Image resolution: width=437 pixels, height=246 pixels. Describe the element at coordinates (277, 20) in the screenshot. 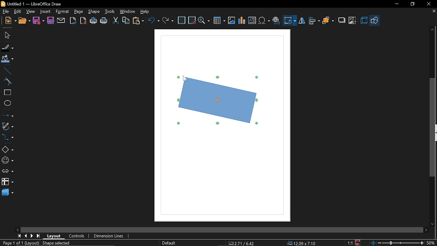

I see `Insert hyperlink` at that location.